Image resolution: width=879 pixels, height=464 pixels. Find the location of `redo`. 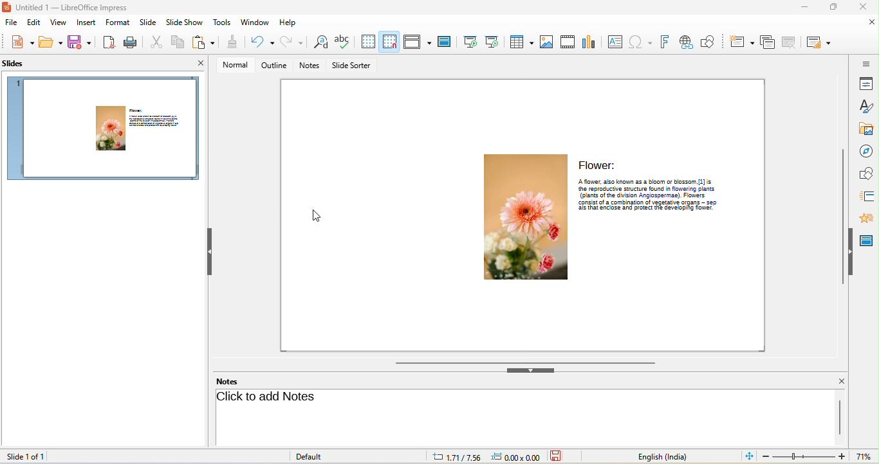

redo is located at coordinates (293, 42).